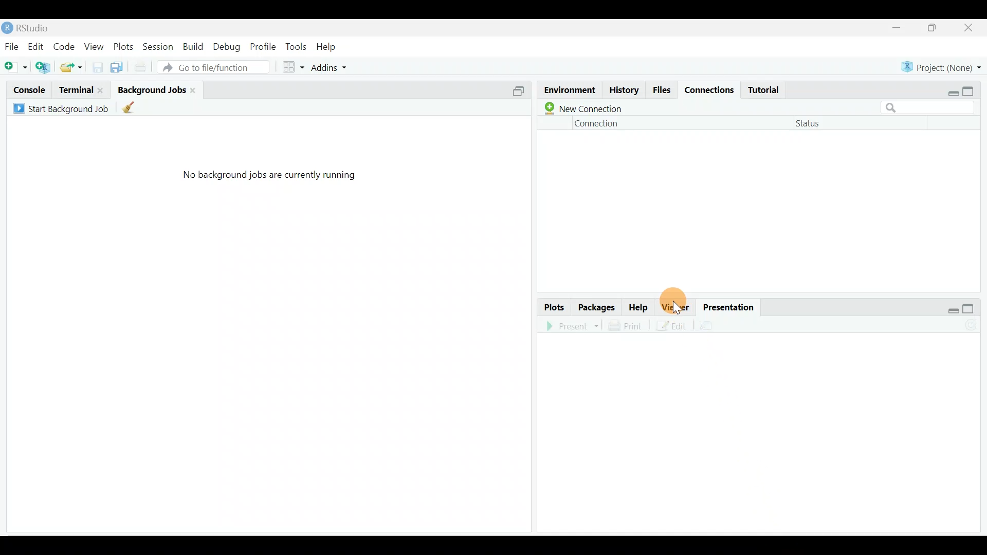  What do you see at coordinates (931, 106) in the screenshot?
I see `Search bar` at bounding box center [931, 106].